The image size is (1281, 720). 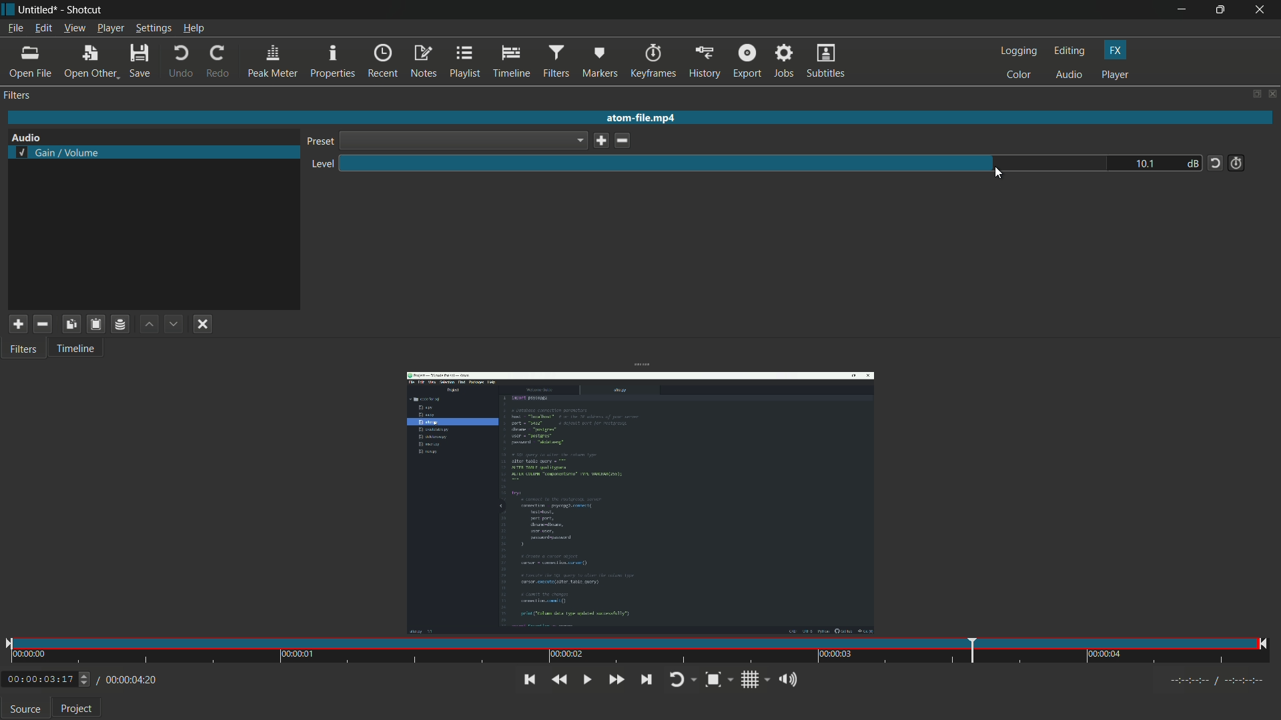 What do you see at coordinates (705, 62) in the screenshot?
I see `history` at bounding box center [705, 62].